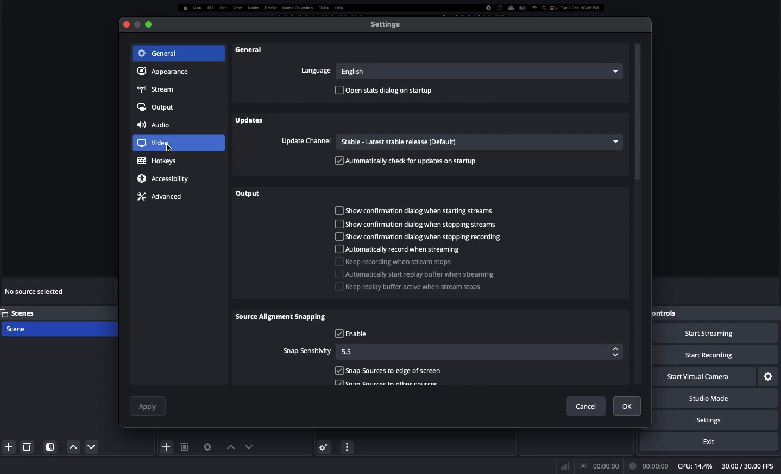 This screenshot has width=781, height=474. I want to click on Open stats dialog on startup, so click(388, 91).